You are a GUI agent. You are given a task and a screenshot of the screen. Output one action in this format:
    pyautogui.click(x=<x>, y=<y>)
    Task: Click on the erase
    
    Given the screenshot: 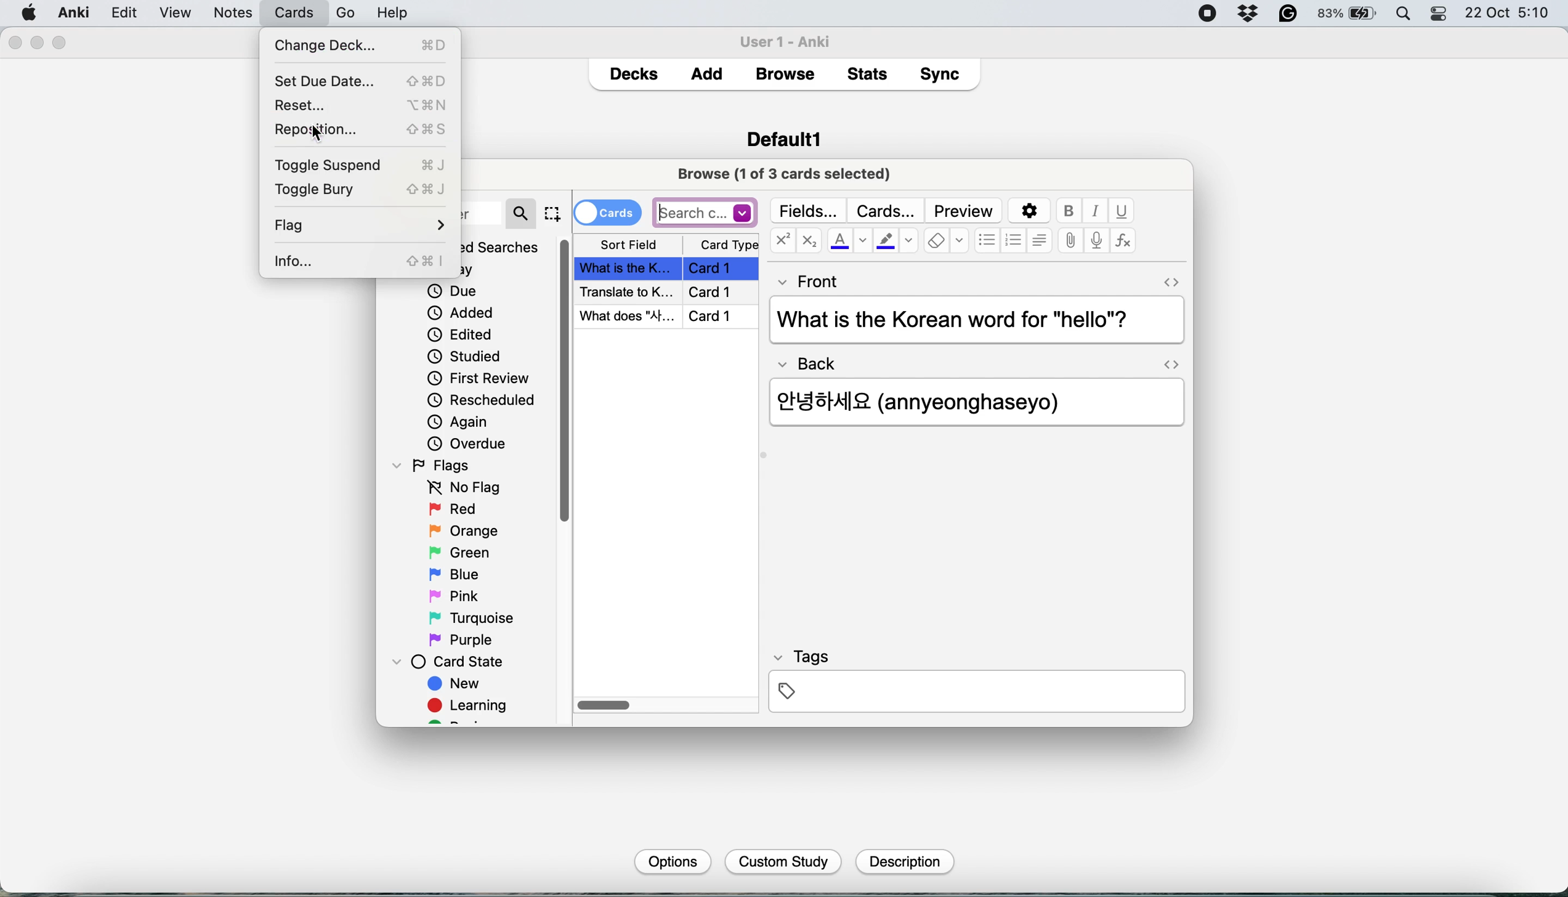 What is the action you would take?
    pyautogui.click(x=946, y=241)
    